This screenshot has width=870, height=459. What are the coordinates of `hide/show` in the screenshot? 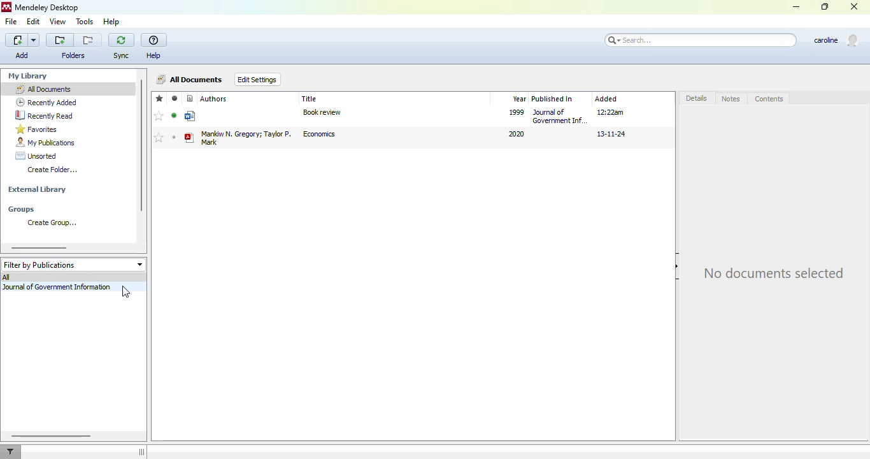 It's located at (141, 452).